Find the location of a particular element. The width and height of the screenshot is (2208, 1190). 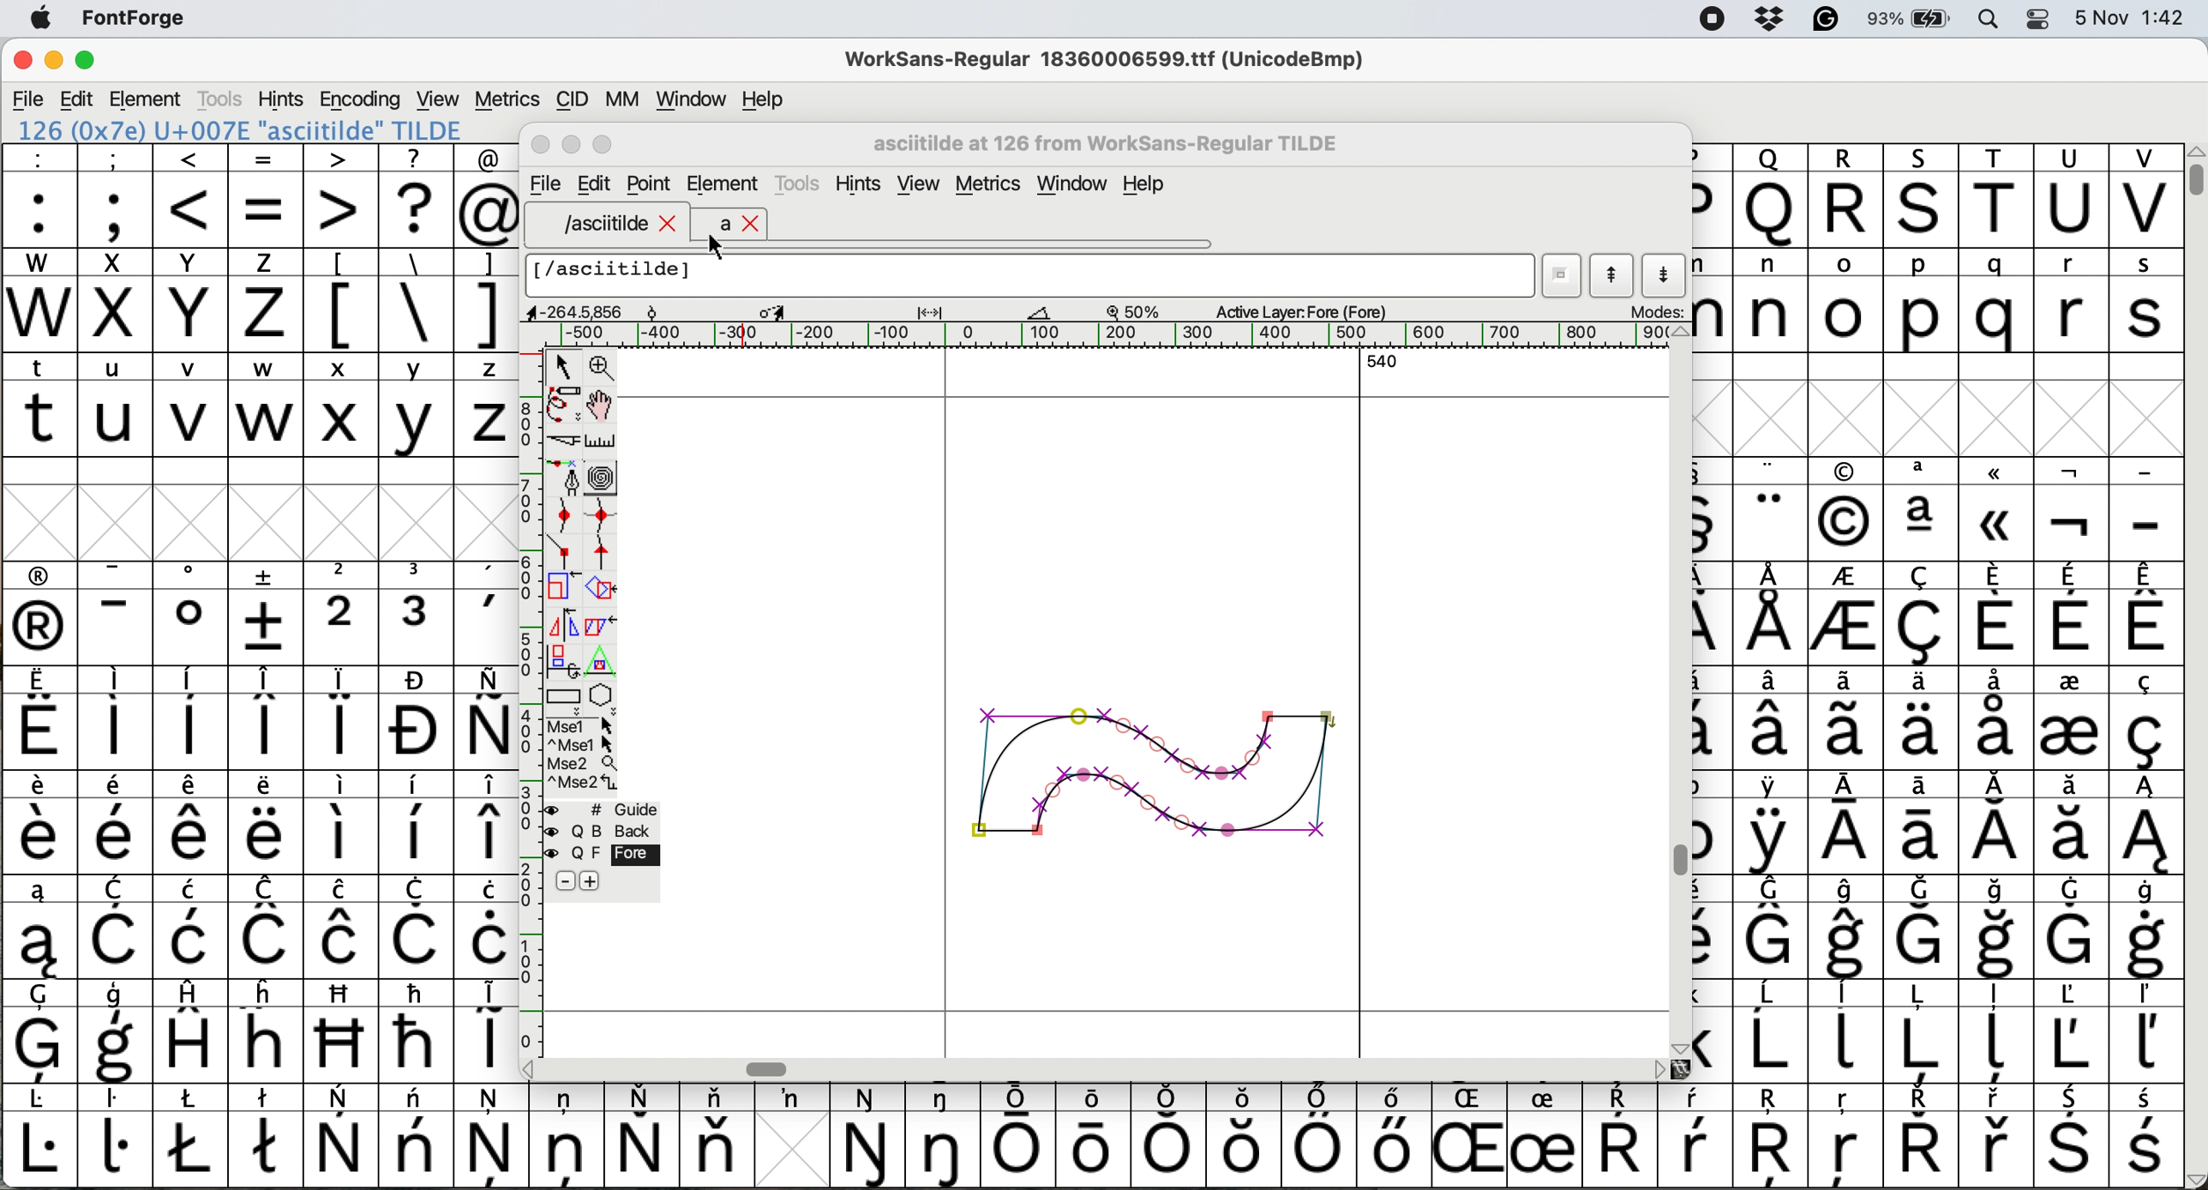

symbol is located at coordinates (1619, 1137).